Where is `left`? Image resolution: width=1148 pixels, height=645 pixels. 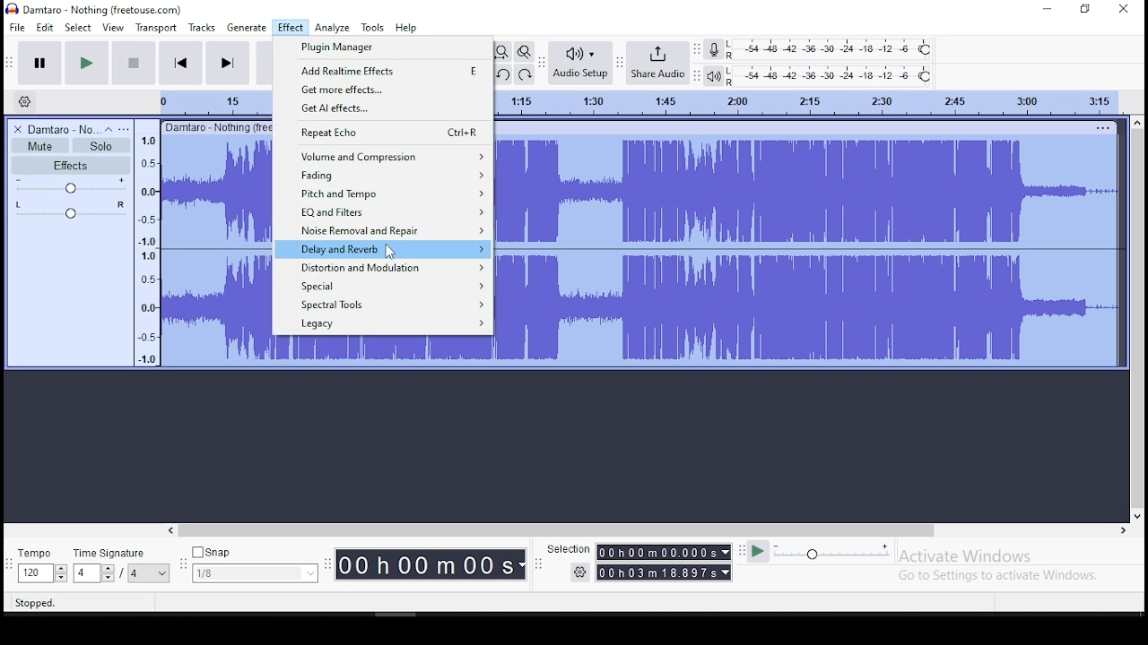
left is located at coordinates (173, 530).